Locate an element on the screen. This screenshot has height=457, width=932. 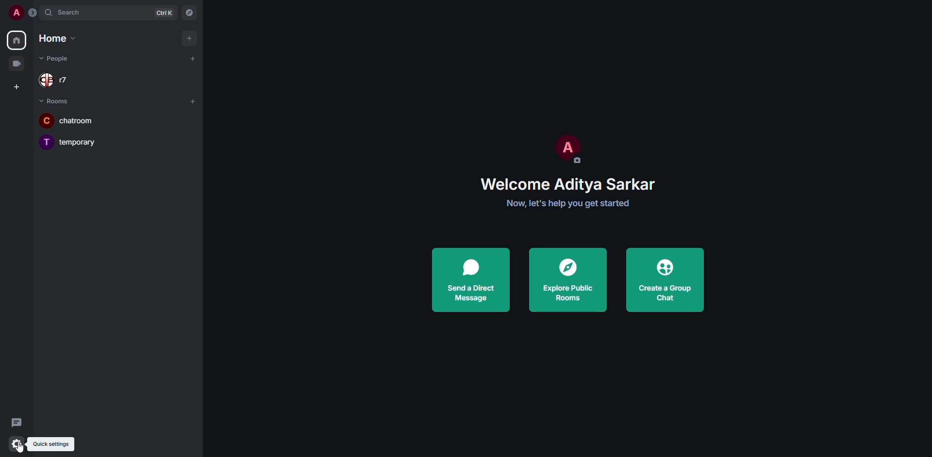
search is located at coordinates (71, 13).